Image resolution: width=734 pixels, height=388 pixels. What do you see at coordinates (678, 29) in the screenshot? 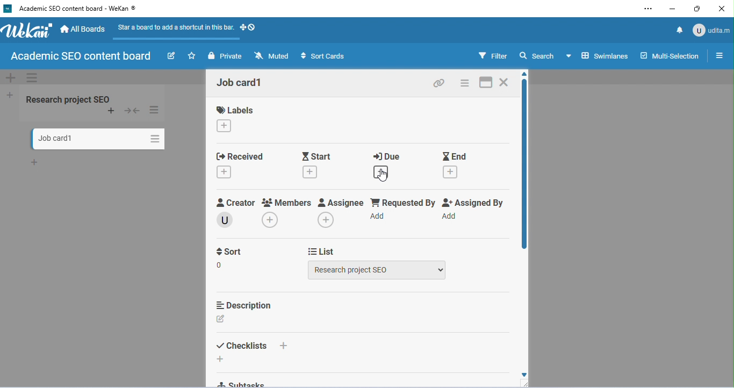
I see `notification` at bounding box center [678, 29].